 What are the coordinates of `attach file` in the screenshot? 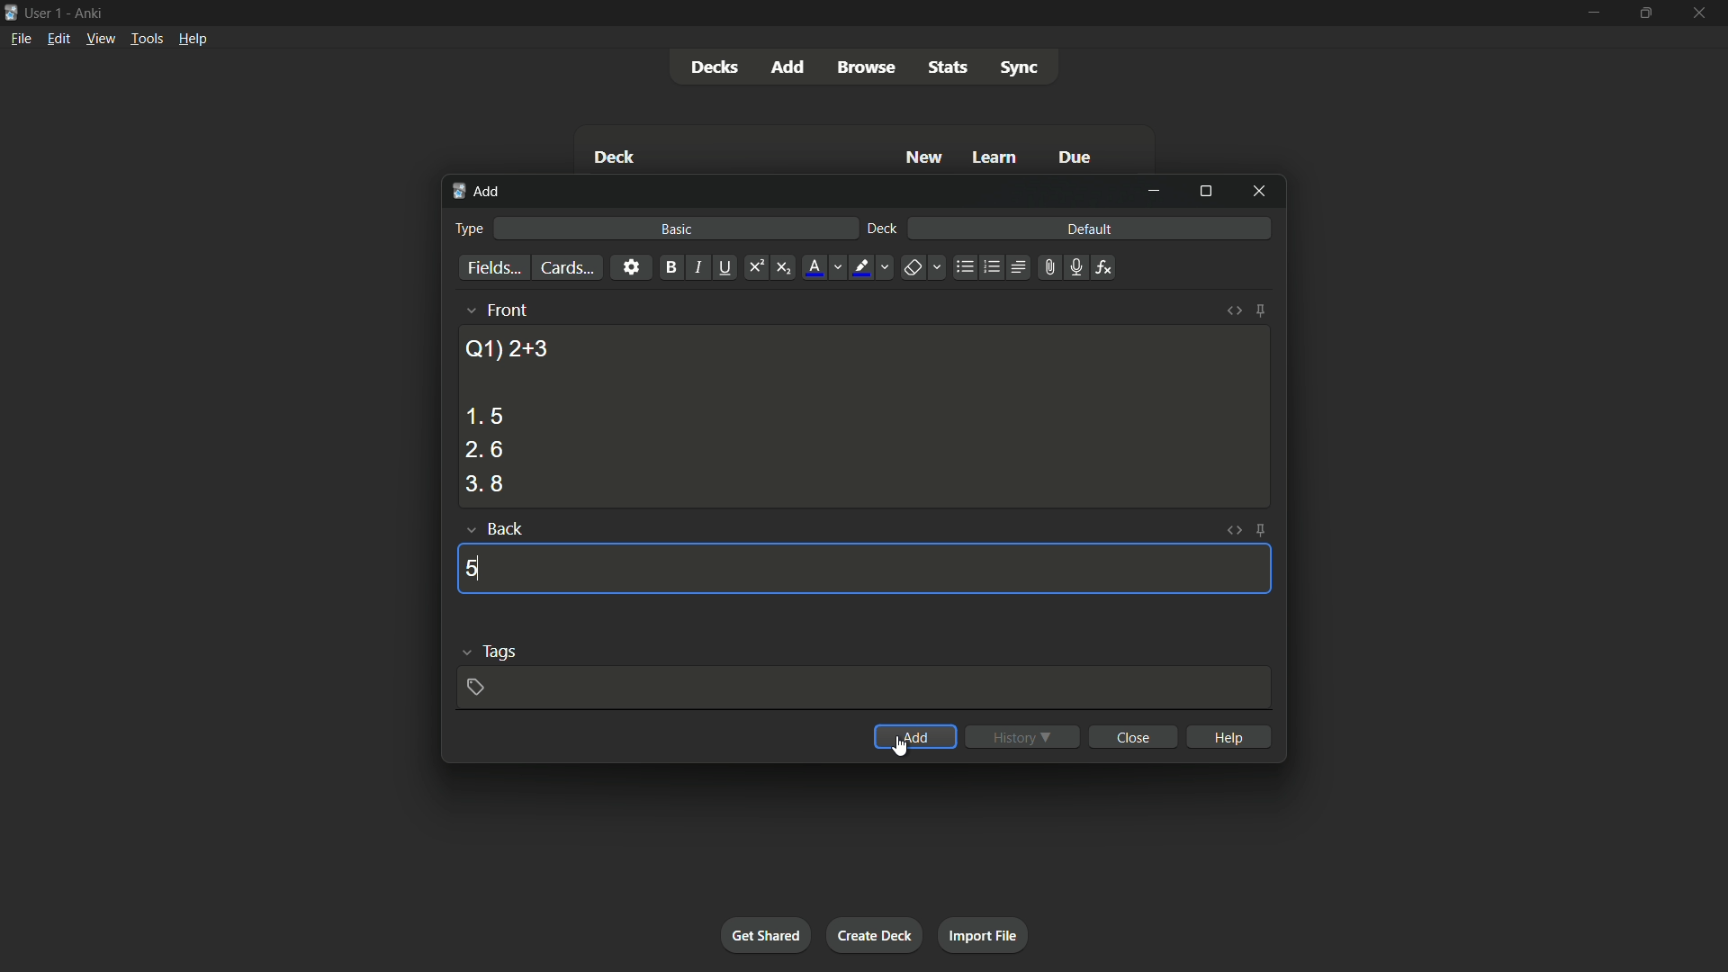 It's located at (1048, 267).